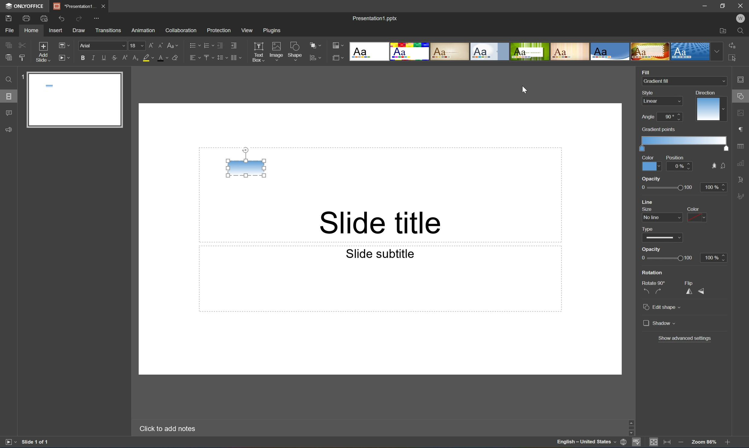 The height and width of the screenshot is (448, 749). I want to click on Transitions, so click(108, 30).